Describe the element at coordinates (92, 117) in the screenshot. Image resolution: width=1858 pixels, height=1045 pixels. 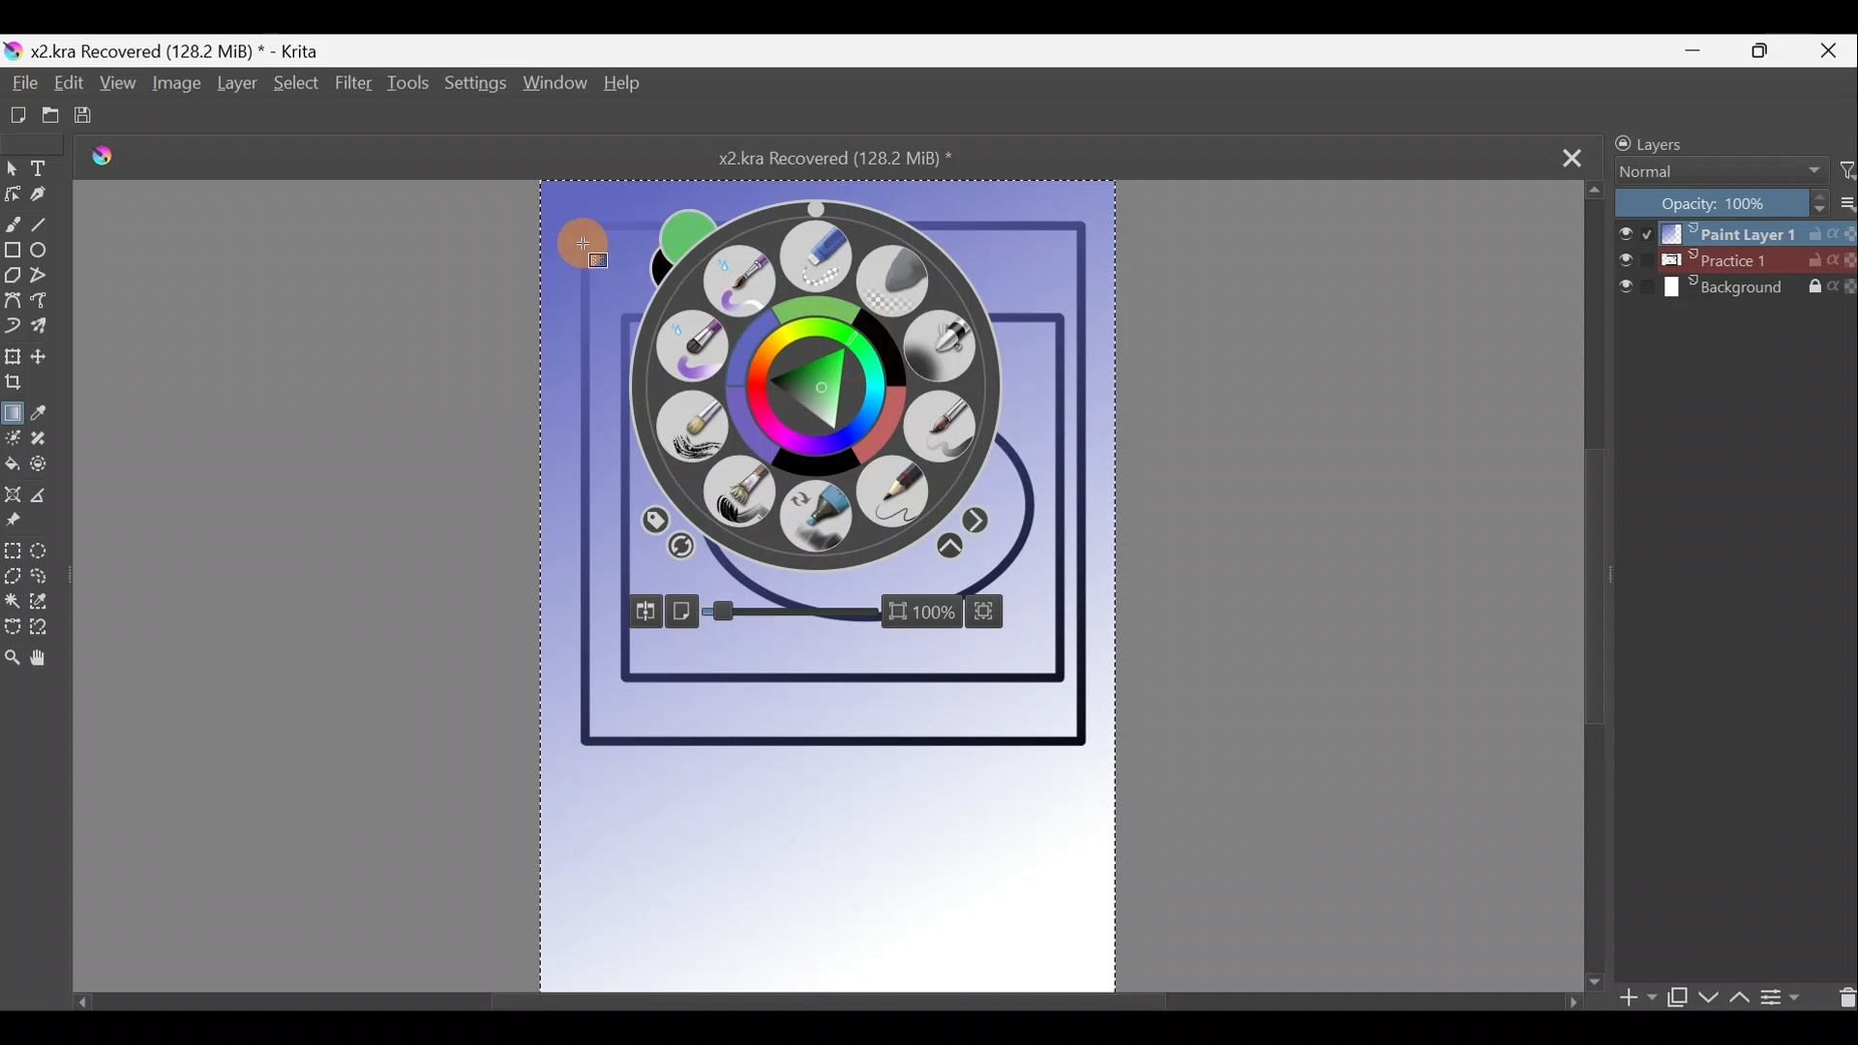
I see `Save` at that location.